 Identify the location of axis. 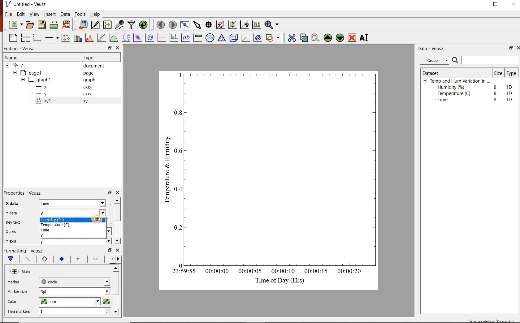
(89, 88).